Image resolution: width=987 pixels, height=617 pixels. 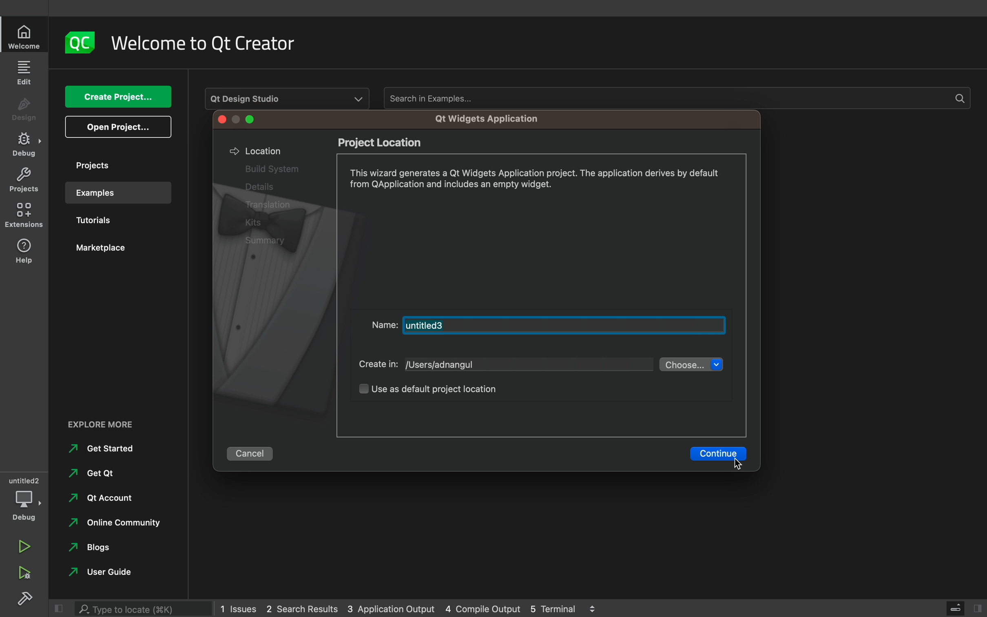 I want to click on , so click(x=263, y=169).